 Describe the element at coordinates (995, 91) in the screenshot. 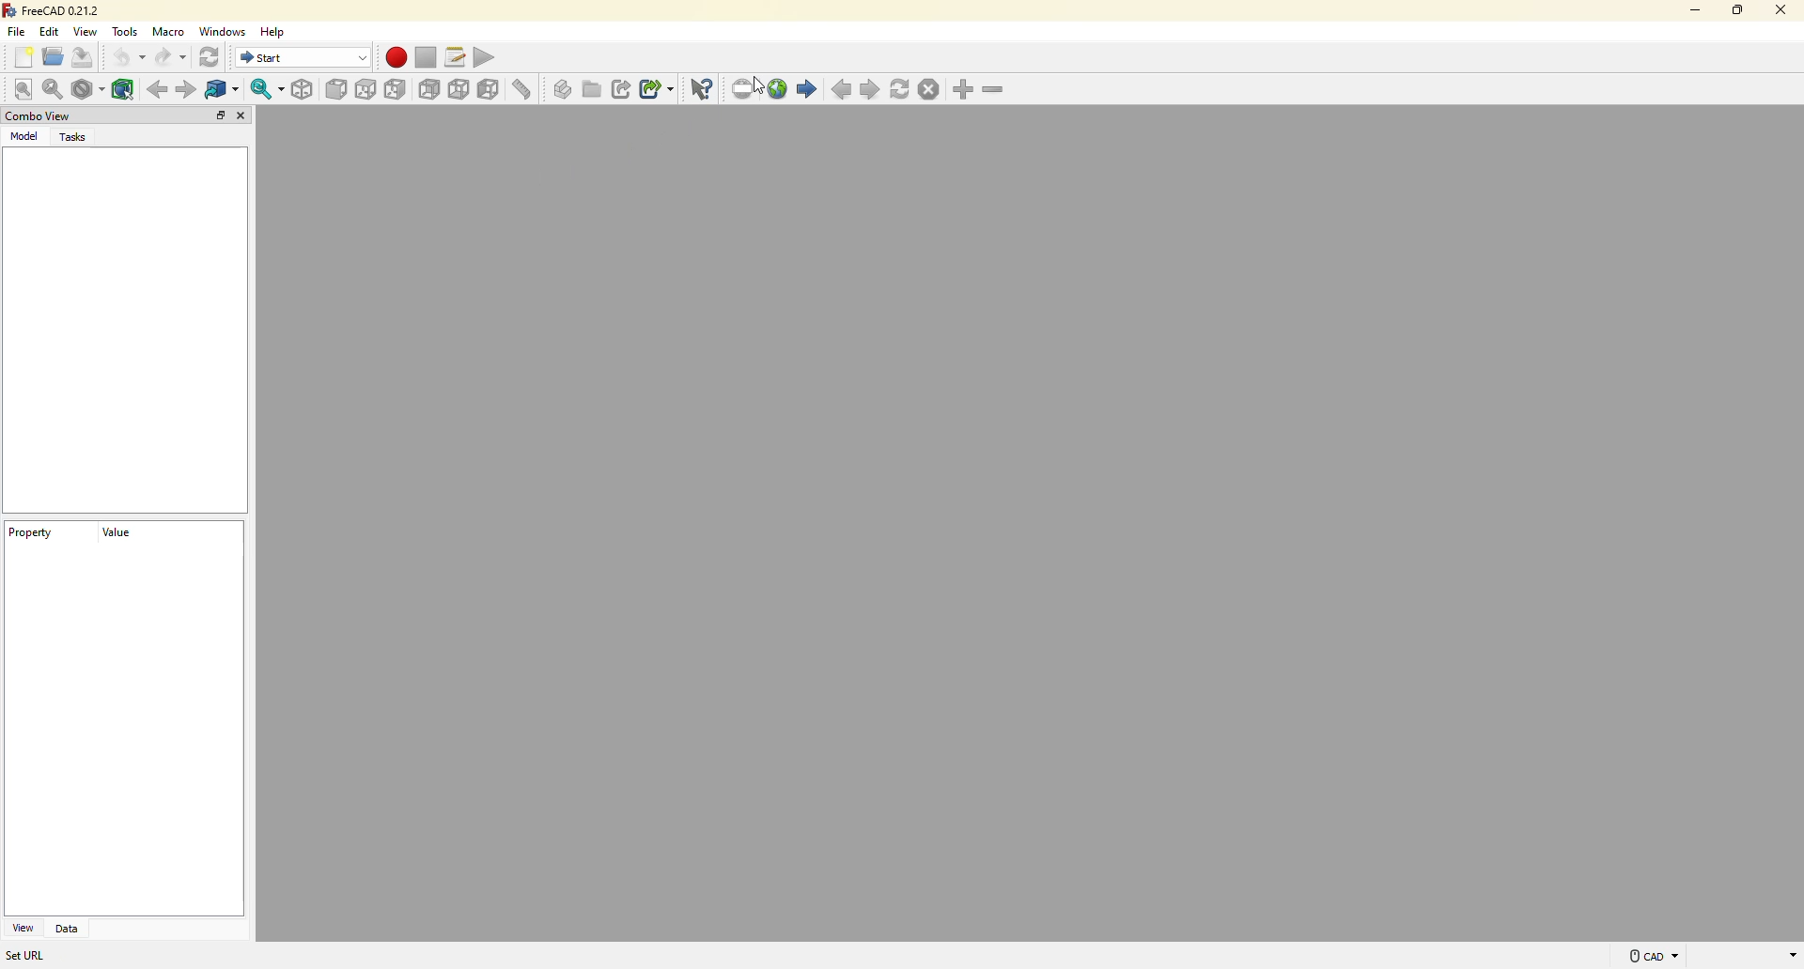

I see `zoom out` at that location.